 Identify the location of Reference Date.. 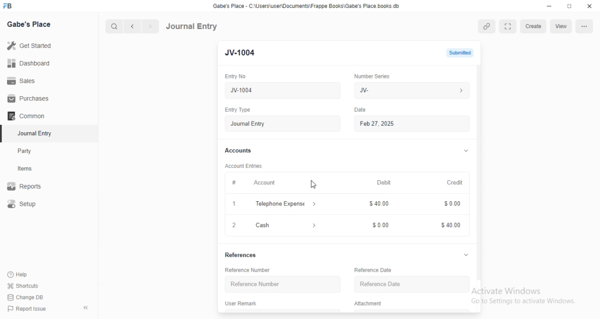
(382, 284).